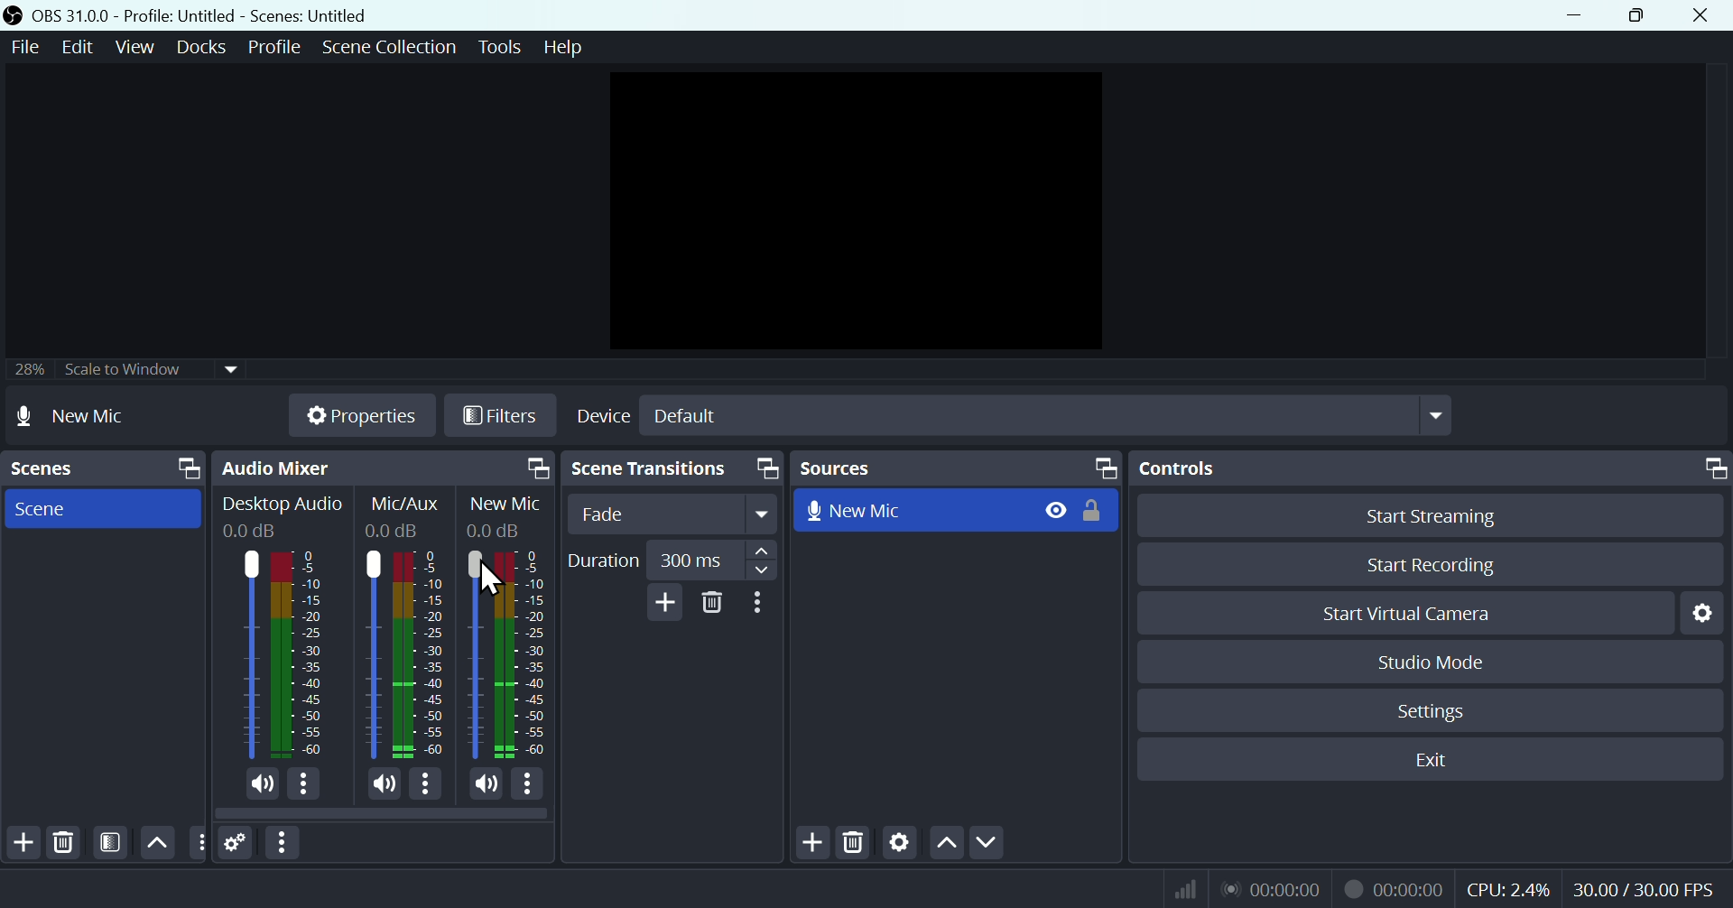  What do you see at coordinates (956, 468) in the screenshot?
I see `Sources` at bounding box center [956, 468].